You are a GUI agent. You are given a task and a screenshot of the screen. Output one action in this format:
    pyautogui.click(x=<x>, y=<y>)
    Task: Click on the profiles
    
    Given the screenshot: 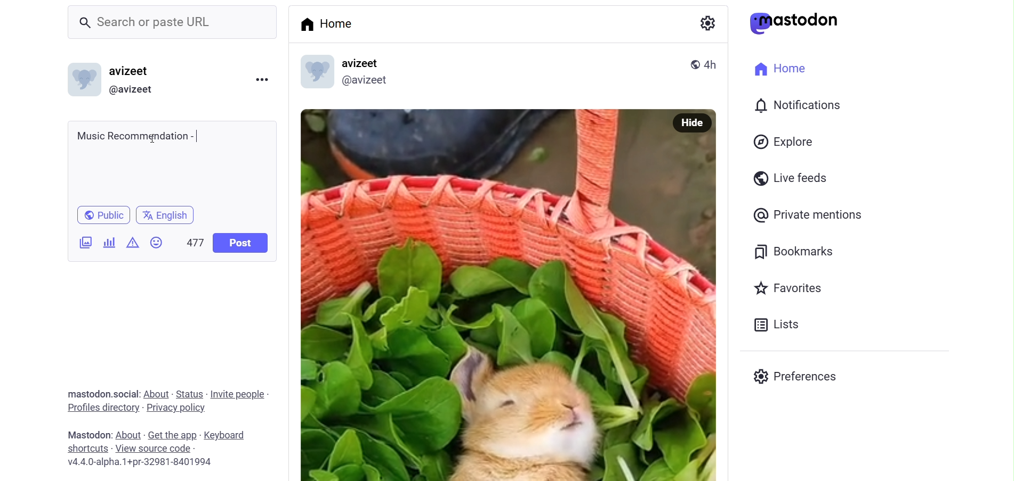 What is the action you would take?
    pyautogui.click(x=96, y=410)
    